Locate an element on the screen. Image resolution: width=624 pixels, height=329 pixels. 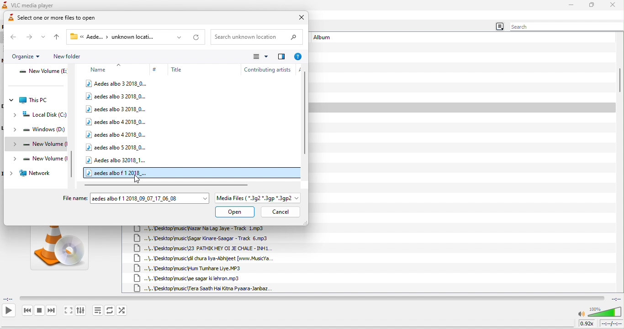
change your view is located at coordinates (281, 56).